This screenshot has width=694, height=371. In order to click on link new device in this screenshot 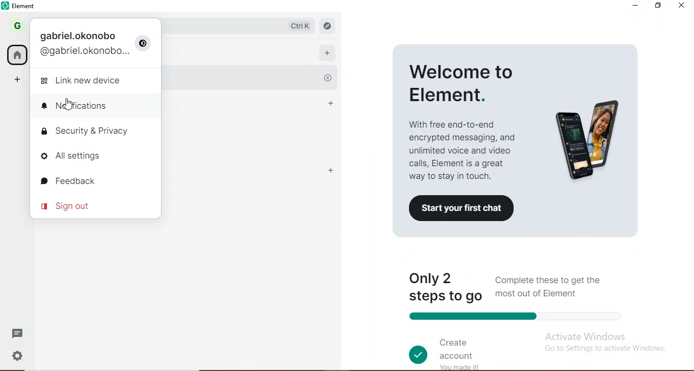, I will do `click(96, 81)`.